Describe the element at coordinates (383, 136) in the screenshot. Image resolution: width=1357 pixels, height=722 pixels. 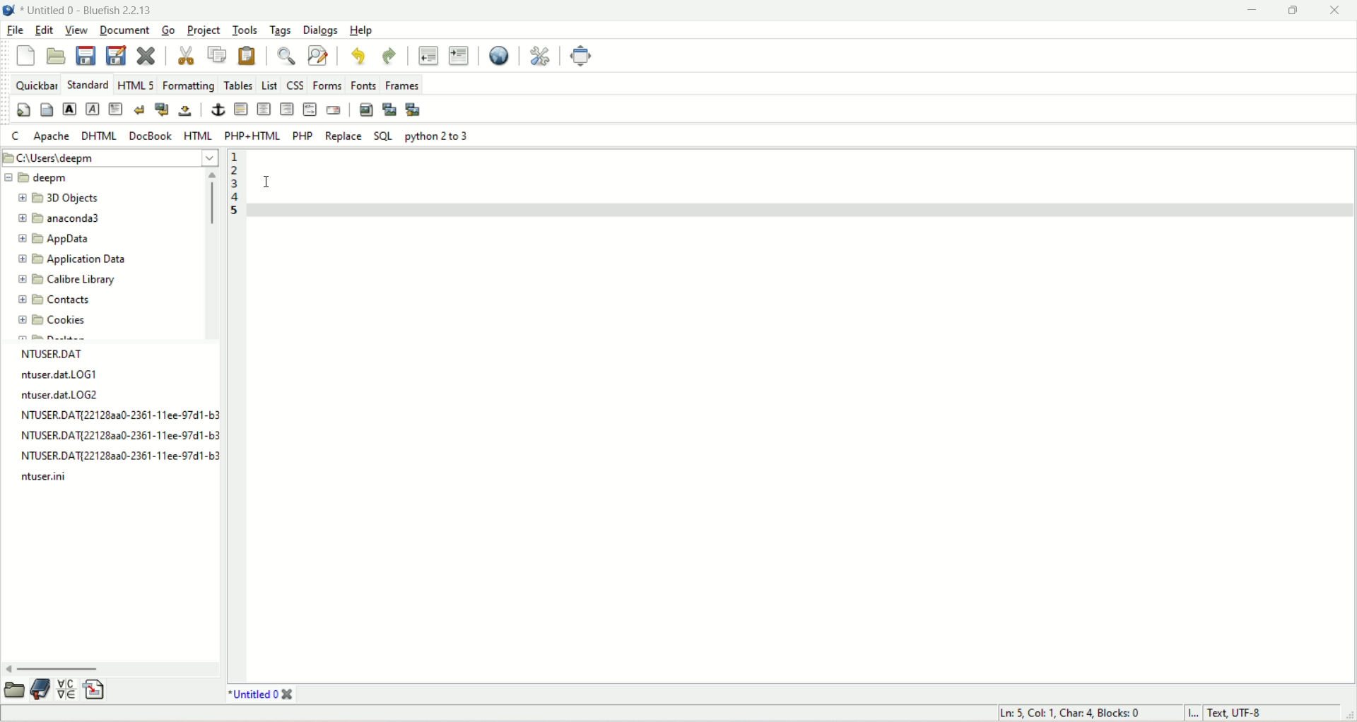
I see `SQL` at that location.